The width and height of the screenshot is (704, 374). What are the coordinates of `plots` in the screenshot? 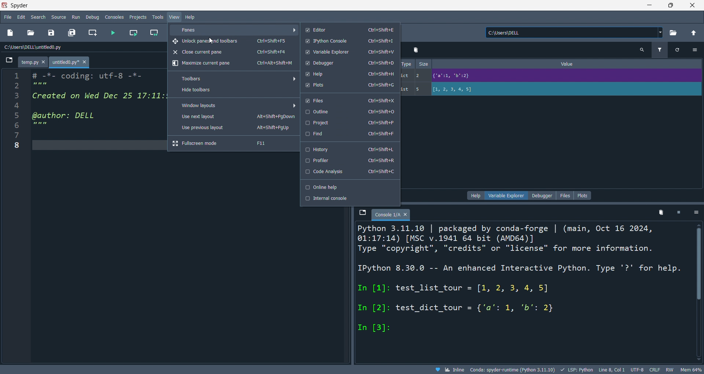 It's located at (348, 86).